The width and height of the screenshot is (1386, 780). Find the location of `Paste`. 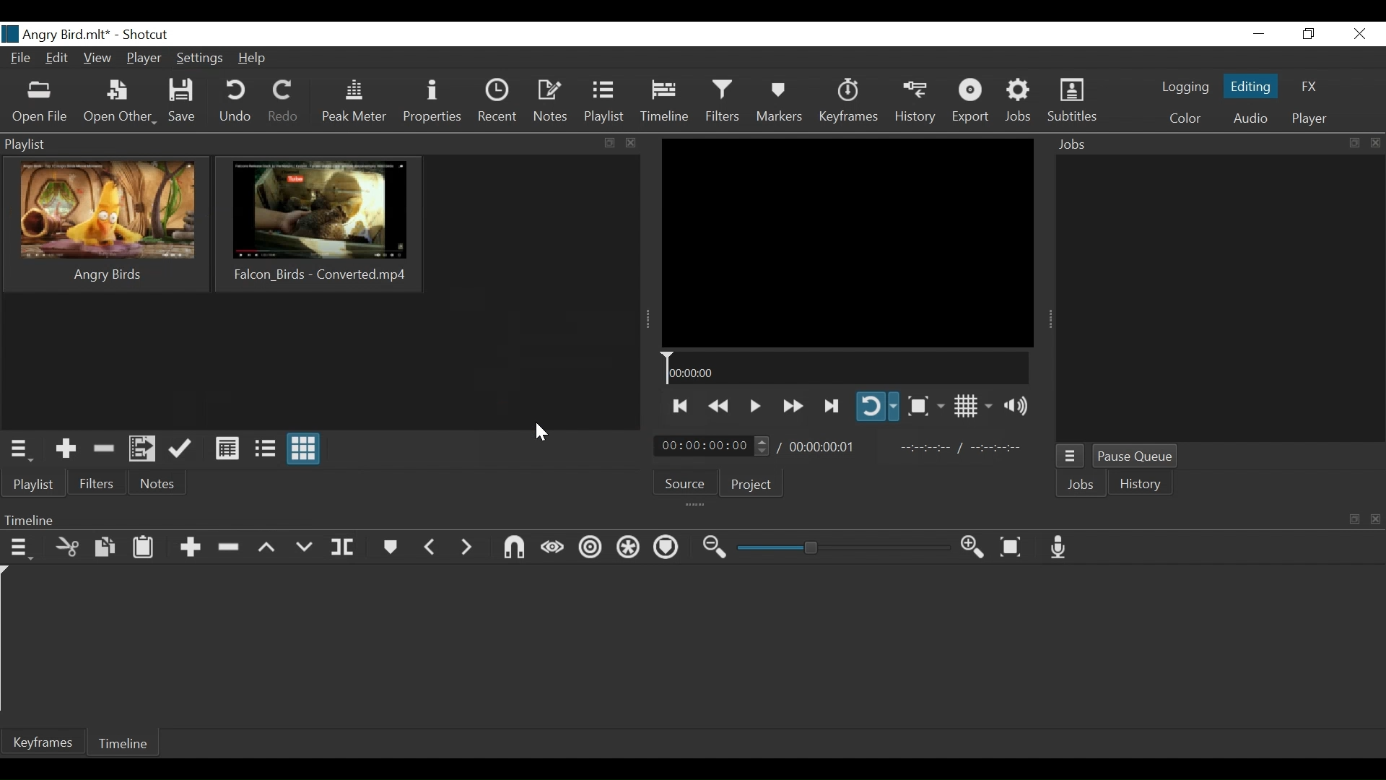

Paste is located at coordinates (144, 548).